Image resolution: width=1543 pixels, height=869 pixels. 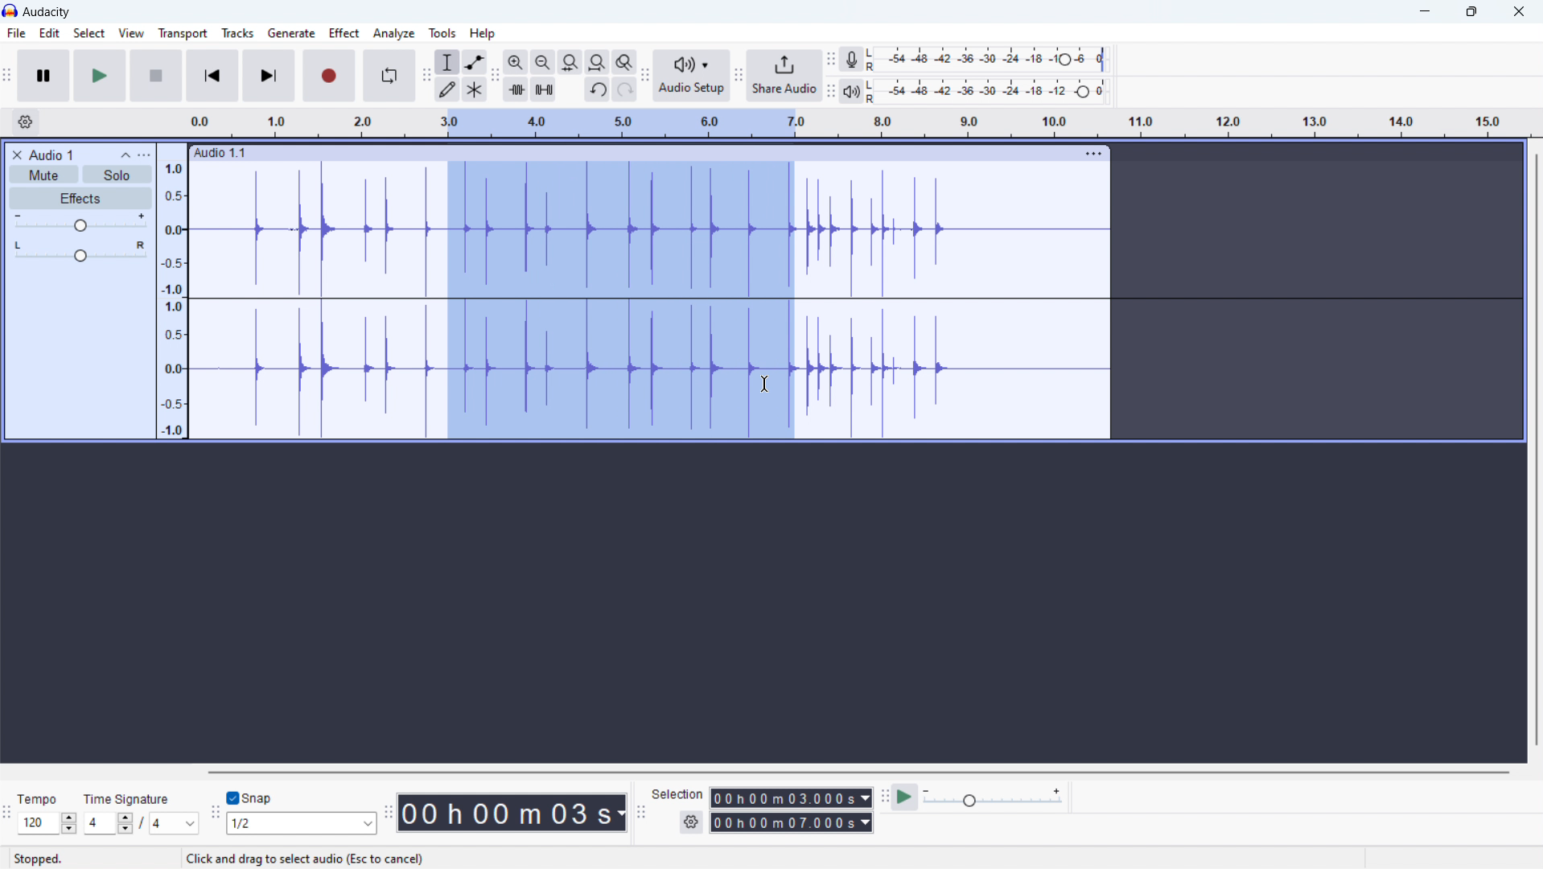 I want to click on redo, so click(x=625, y=89).